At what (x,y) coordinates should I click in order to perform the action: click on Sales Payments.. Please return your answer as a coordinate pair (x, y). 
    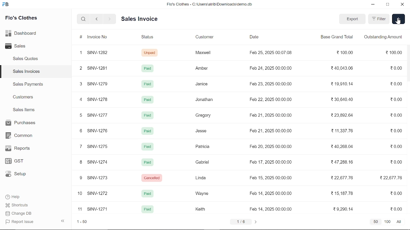
    Looking at the image, I should click on (28, 84).